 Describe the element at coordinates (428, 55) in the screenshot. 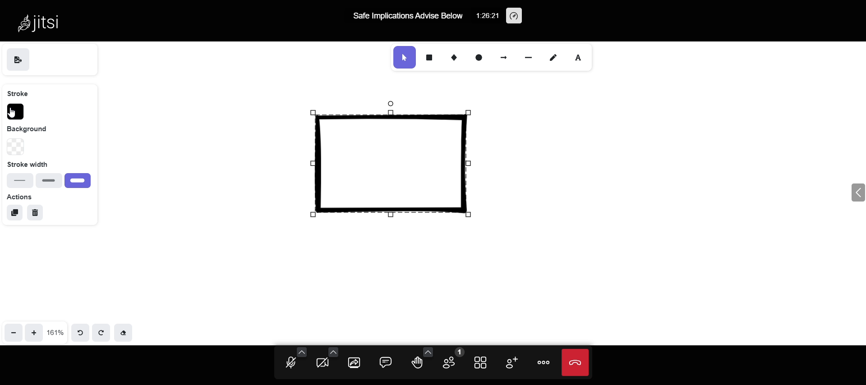

I see `rectangle` at that location.